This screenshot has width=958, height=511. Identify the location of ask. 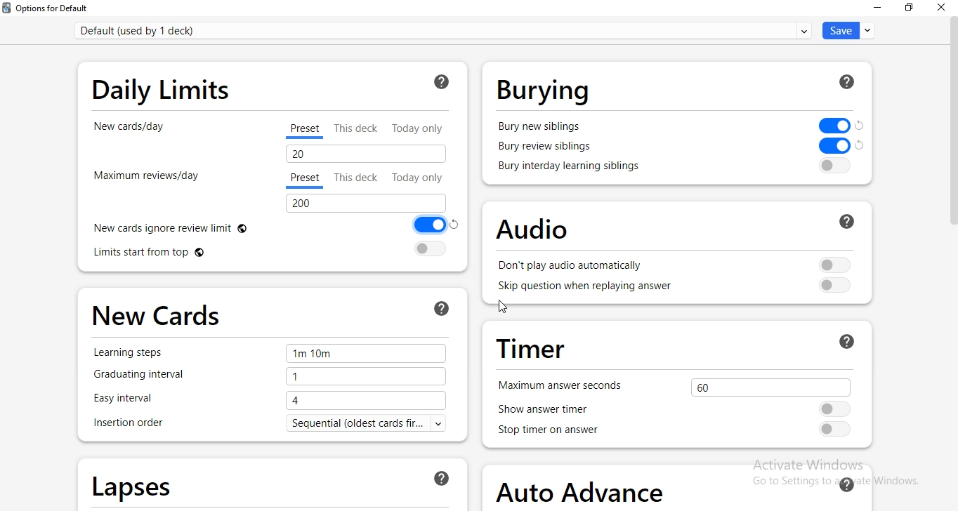
(441, 84).